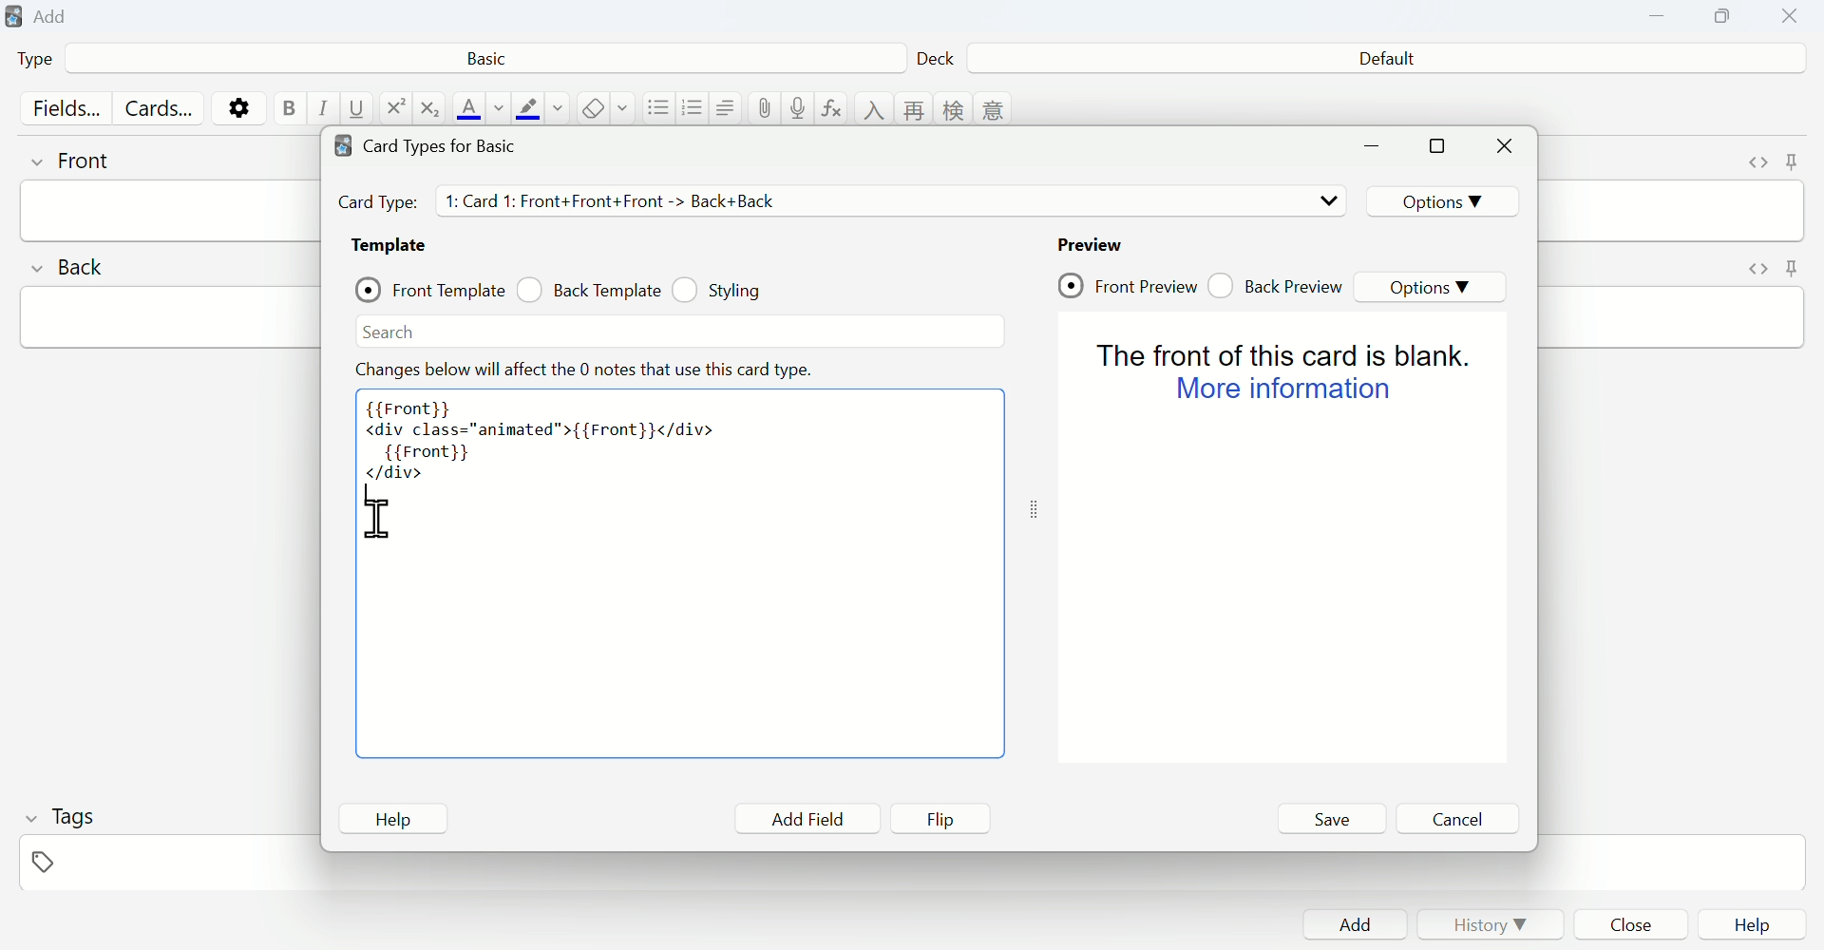  Describe the element at coordinates (71, 815) in the screenshot. I see `Tags` at that location.